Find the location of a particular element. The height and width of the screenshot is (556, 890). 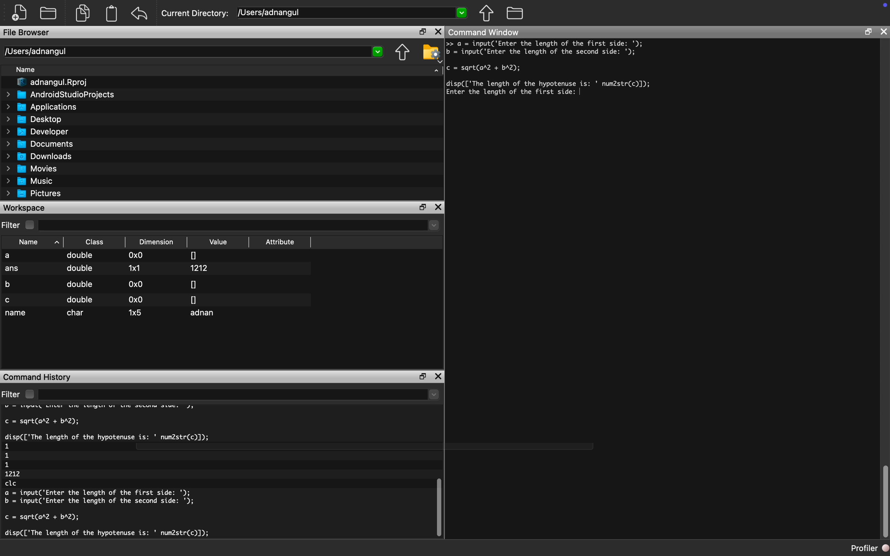

a = input('Enter the length of the first side: ');
= ijoutC Enter the length of the second side: ');

= sqrt(ar2 + bA2);

isp(['The length of the hypotenuse is: ' num2str(c)]); is located at coordinates (572, 70).